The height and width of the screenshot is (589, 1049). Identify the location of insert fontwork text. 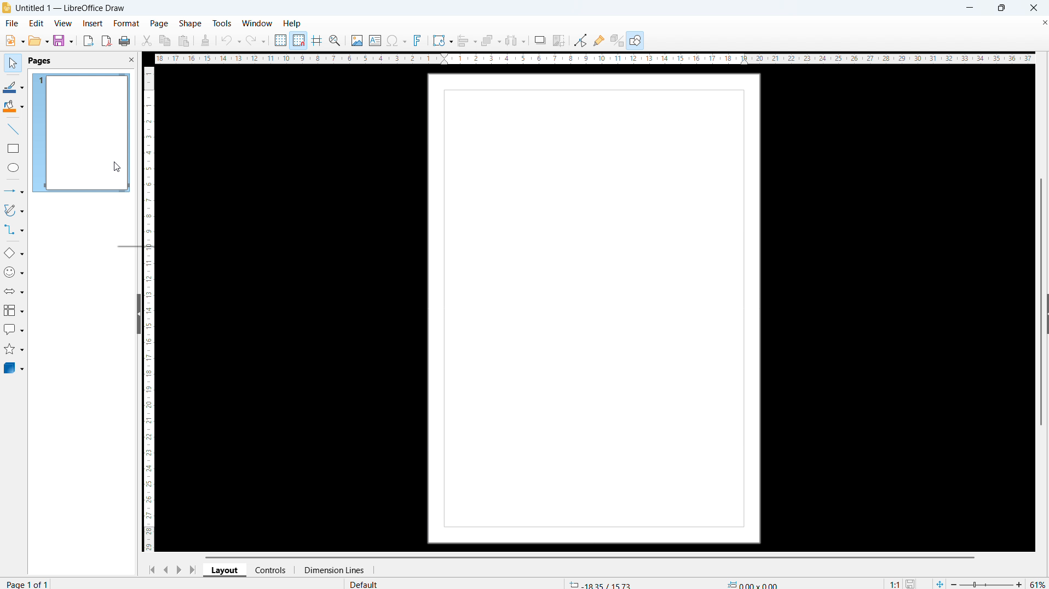
(418, 41).